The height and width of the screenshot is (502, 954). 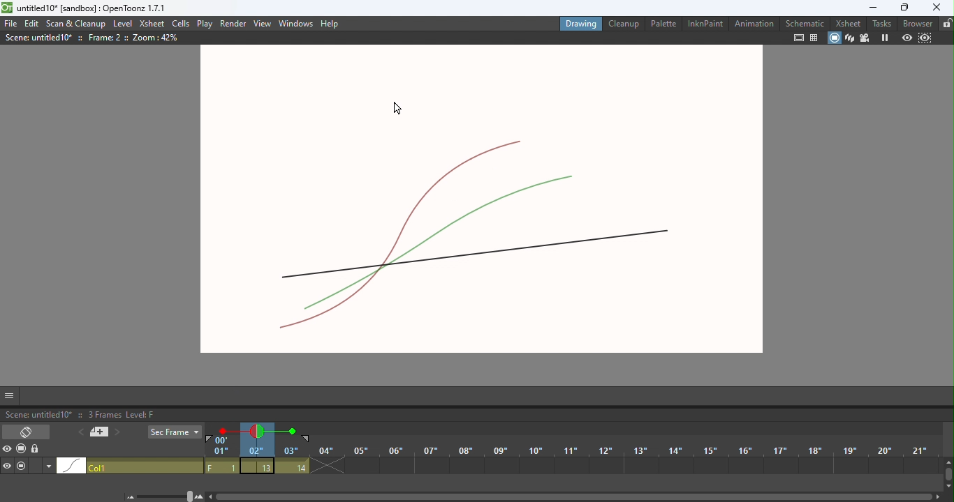 I want to click on camera stand view, so click(x=834, y=38).